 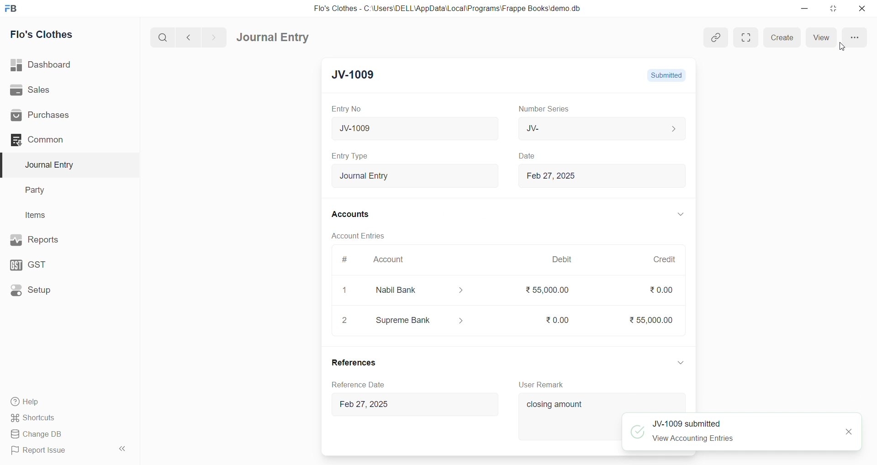 I want to click on CLOSE, so click(x=849, y=431).